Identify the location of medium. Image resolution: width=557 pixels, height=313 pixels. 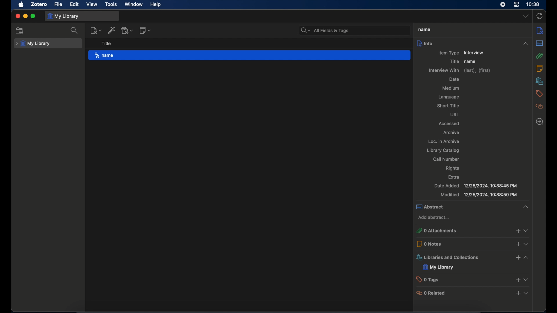
(451, 88).